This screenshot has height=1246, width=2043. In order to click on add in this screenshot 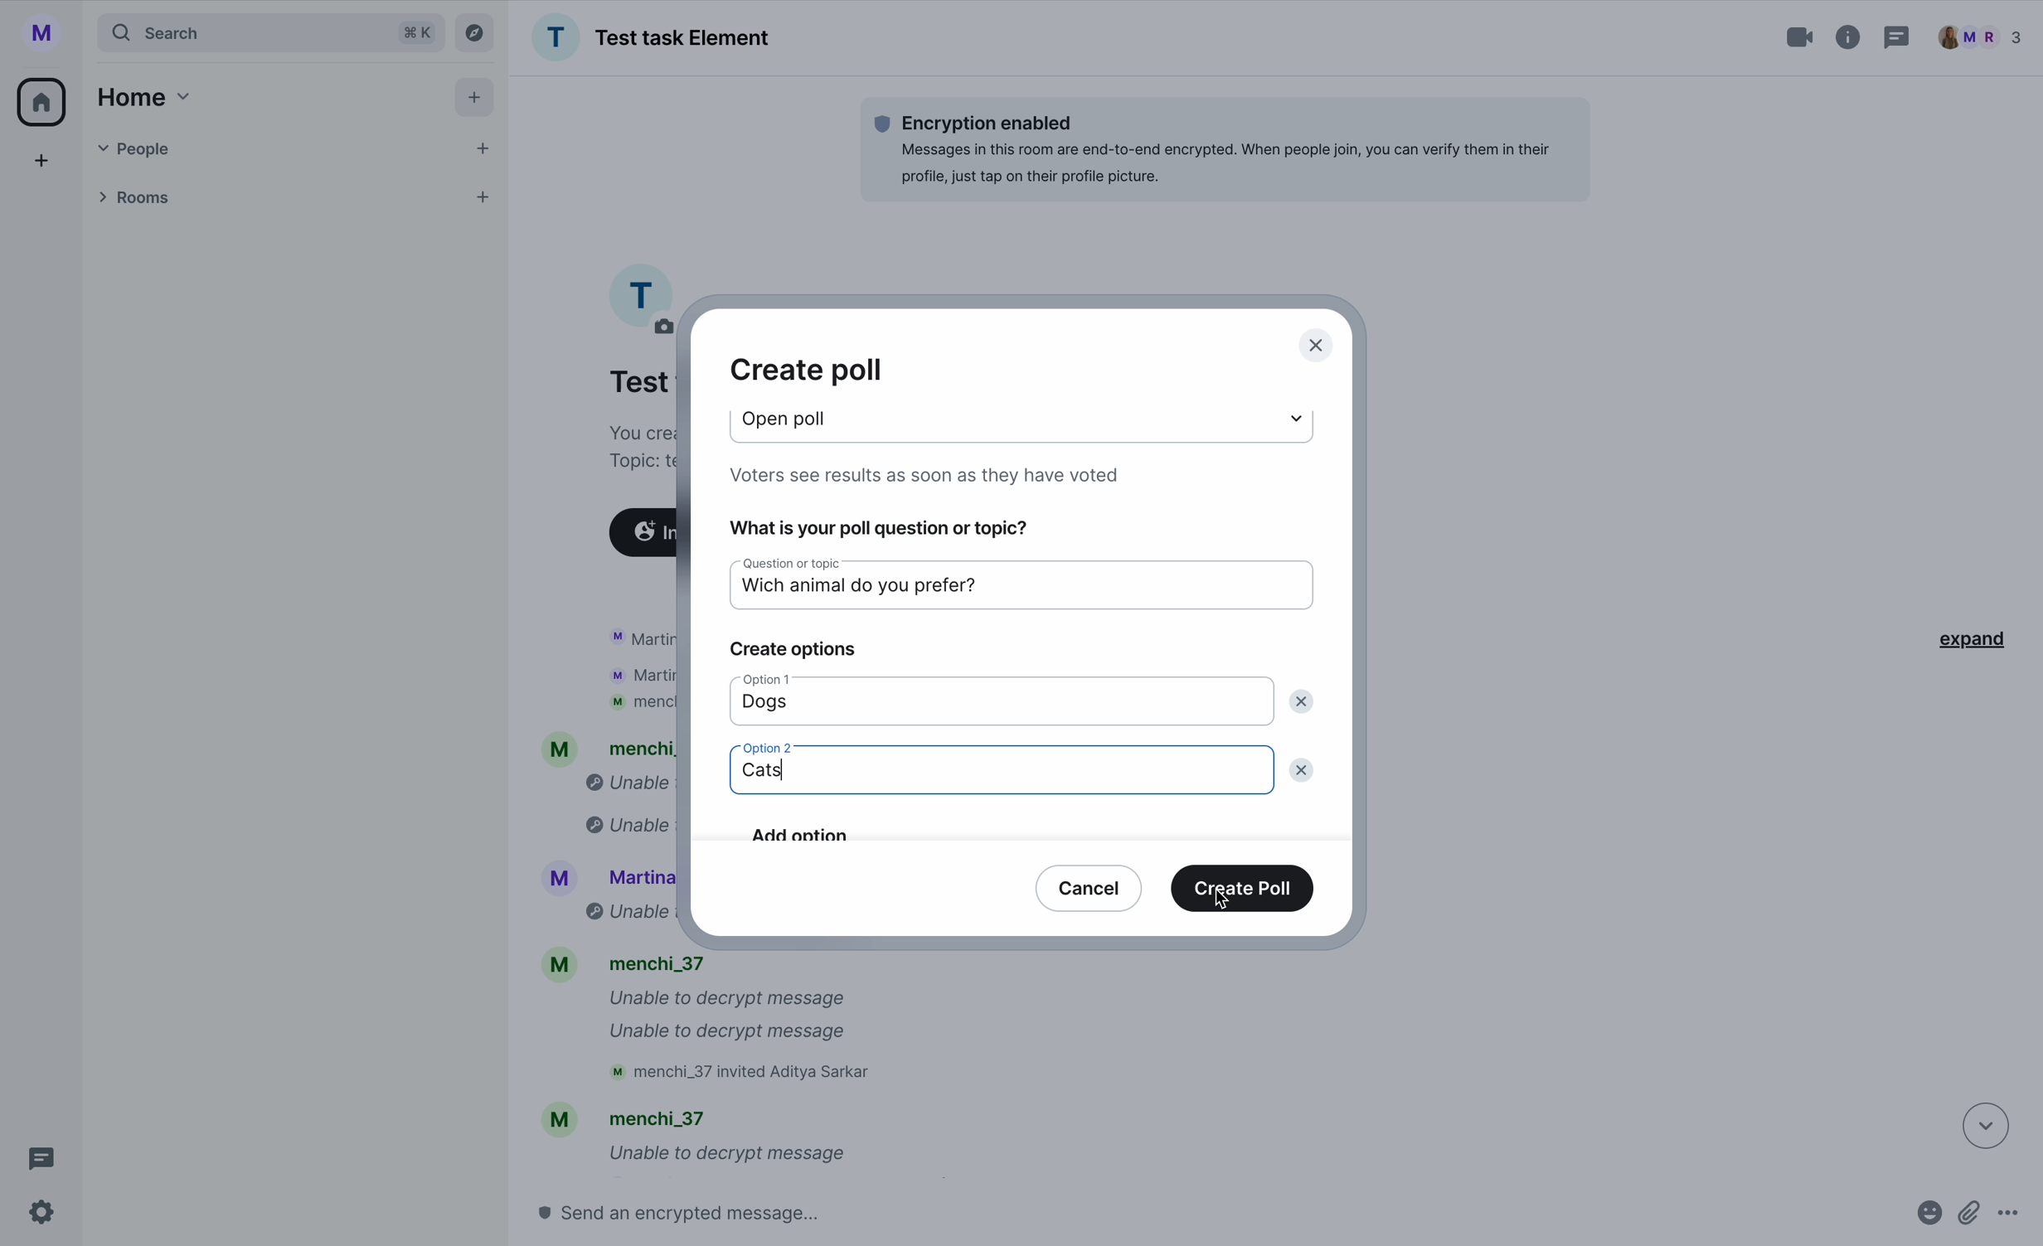, I will do `click(43, 165)`.